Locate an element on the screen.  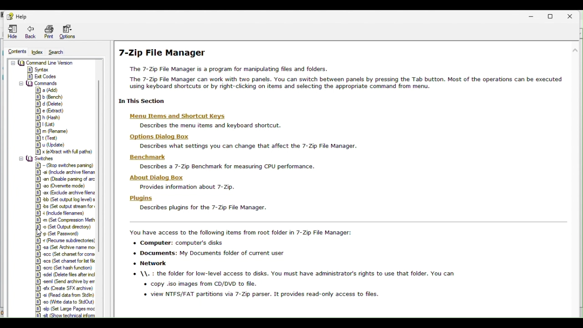
 is located at coordinates (47, 32).